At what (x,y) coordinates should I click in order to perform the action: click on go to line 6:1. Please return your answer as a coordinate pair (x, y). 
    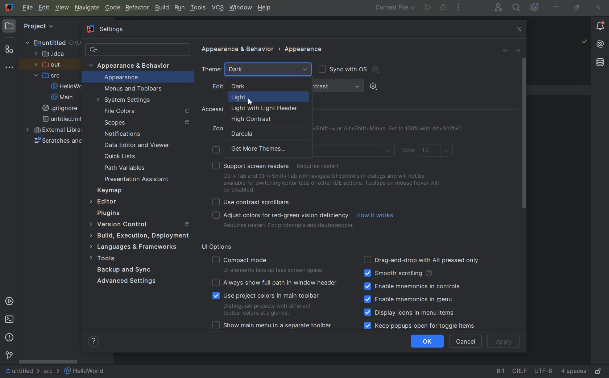
    Looking at the image, I should click on (501, 371).